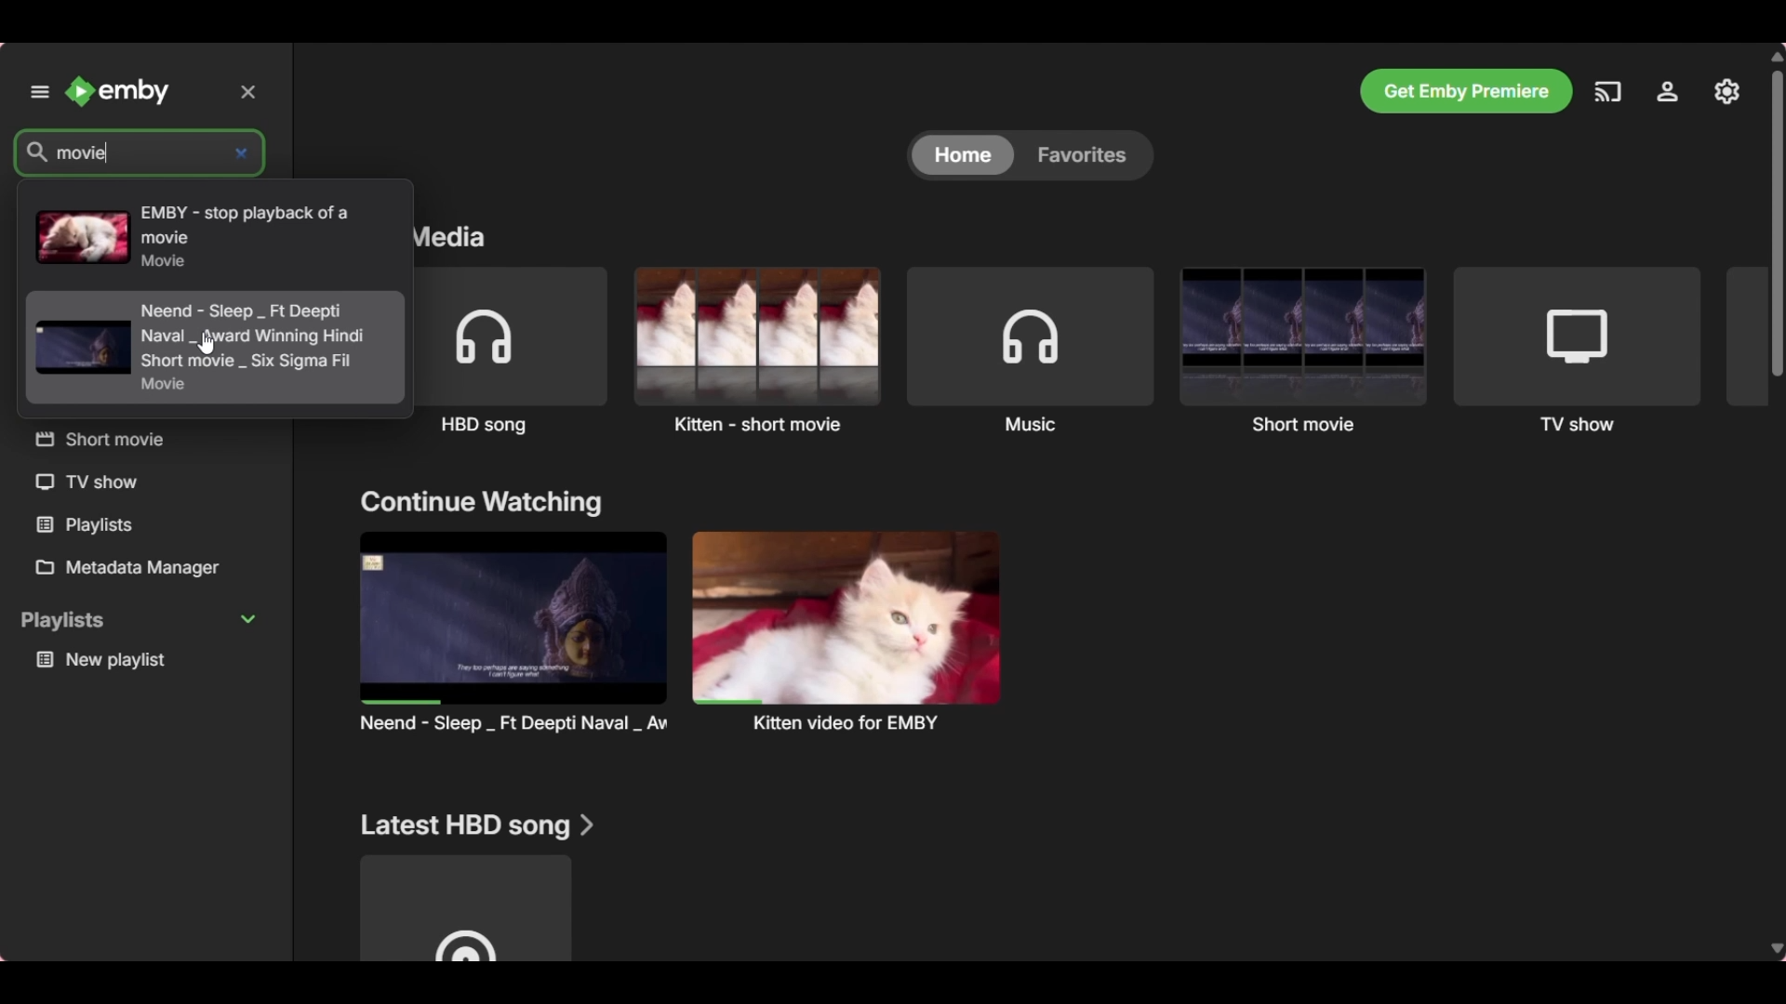 The height and width of the screenshot is (1004, 1786). Describe the element at coordinates (146, 568) in the screenshot. I see `Metadata manager` at that location.